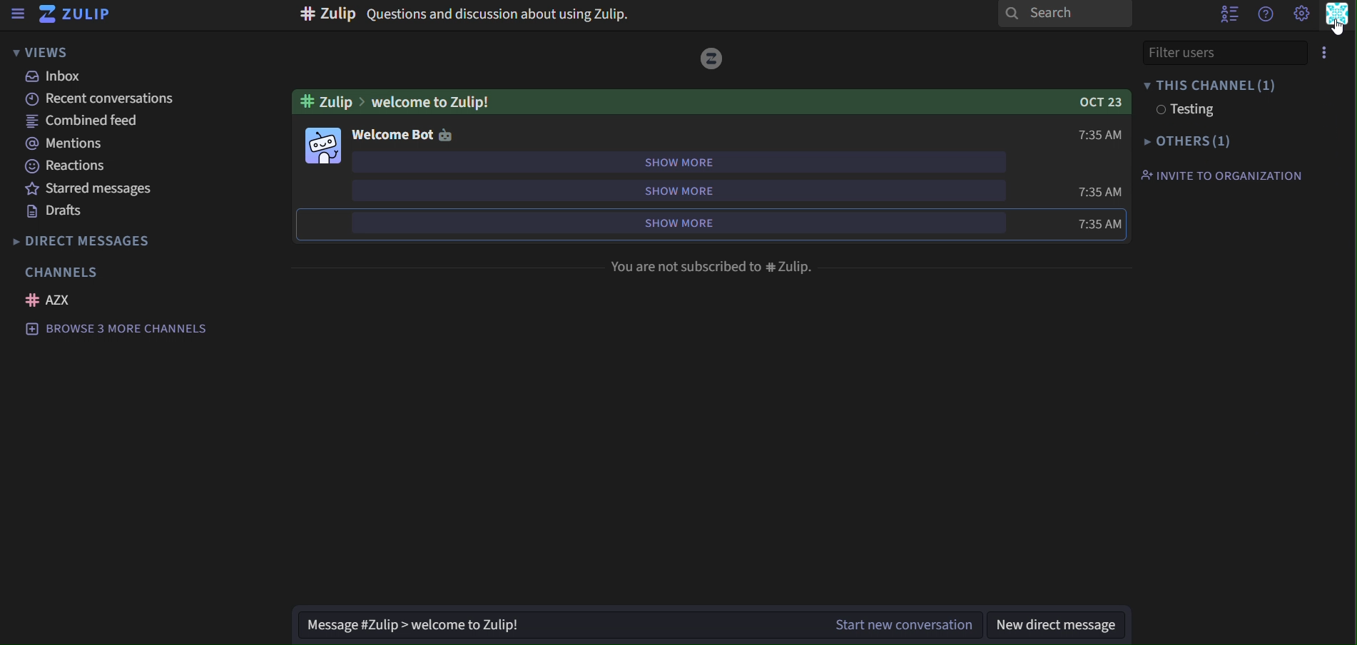  I want to click on Browse 3 more channels, so click(113, 328).